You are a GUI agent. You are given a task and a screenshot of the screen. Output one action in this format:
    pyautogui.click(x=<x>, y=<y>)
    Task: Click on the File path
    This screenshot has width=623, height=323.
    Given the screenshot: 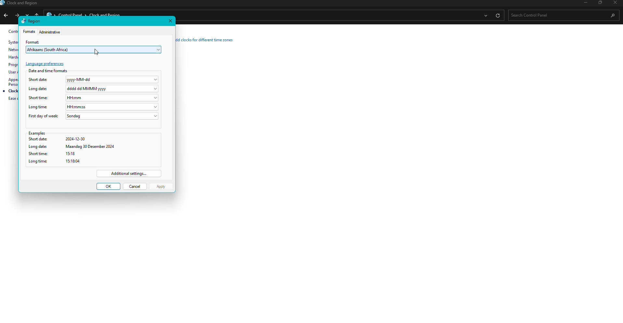 What is the action you would take?
    pyautogui.click(x=325, y=15)
    